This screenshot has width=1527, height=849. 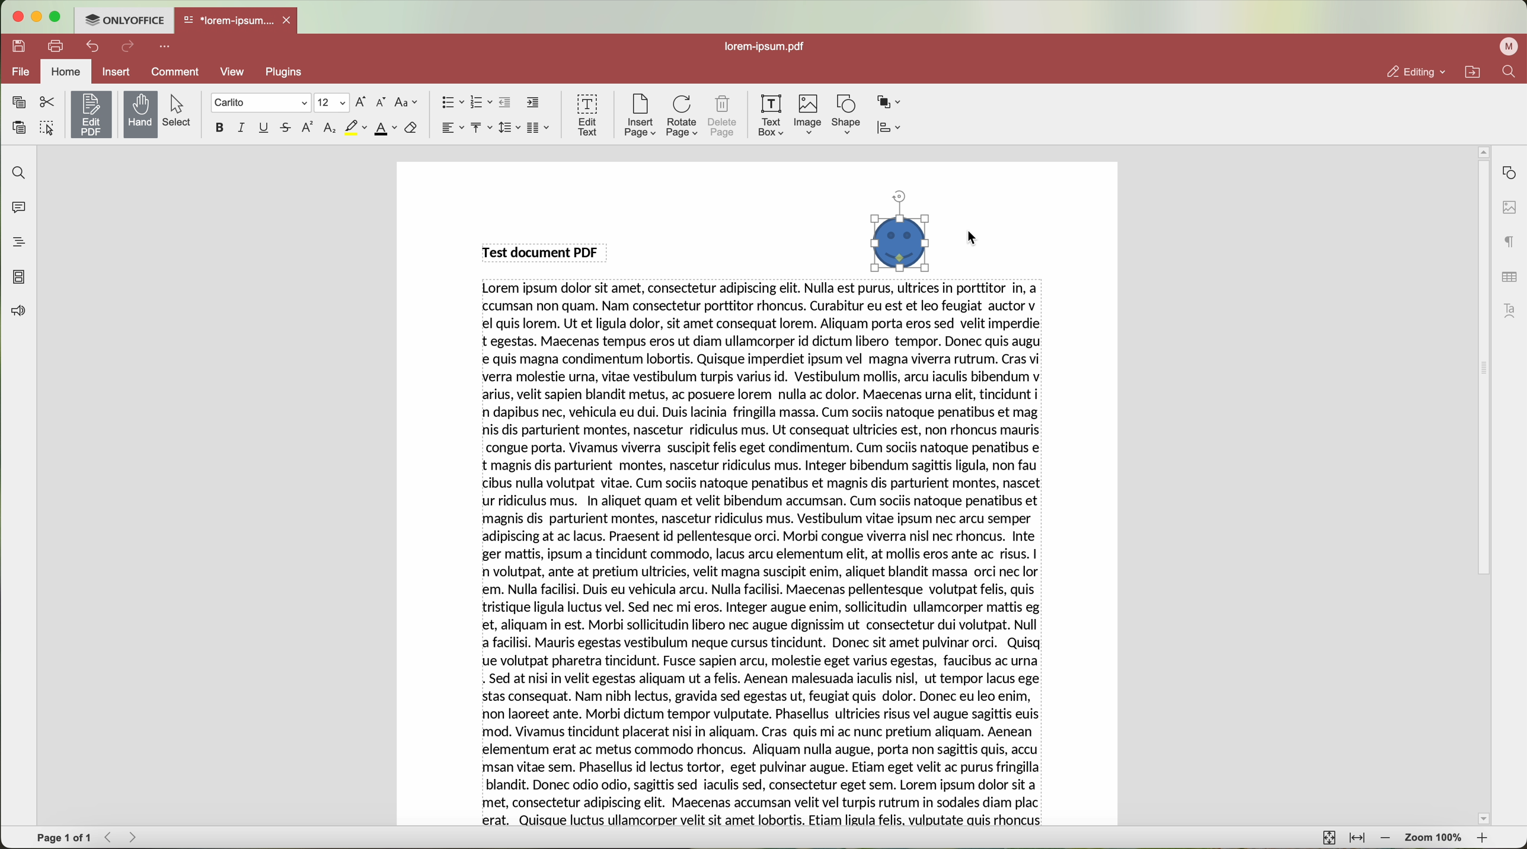 I want to click on delete page, so click(x=724, y=116).